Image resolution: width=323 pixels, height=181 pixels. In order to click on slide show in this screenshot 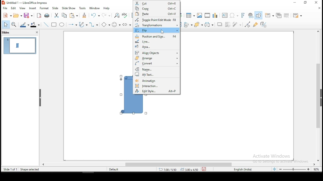, I will do `click(69, 9)`.